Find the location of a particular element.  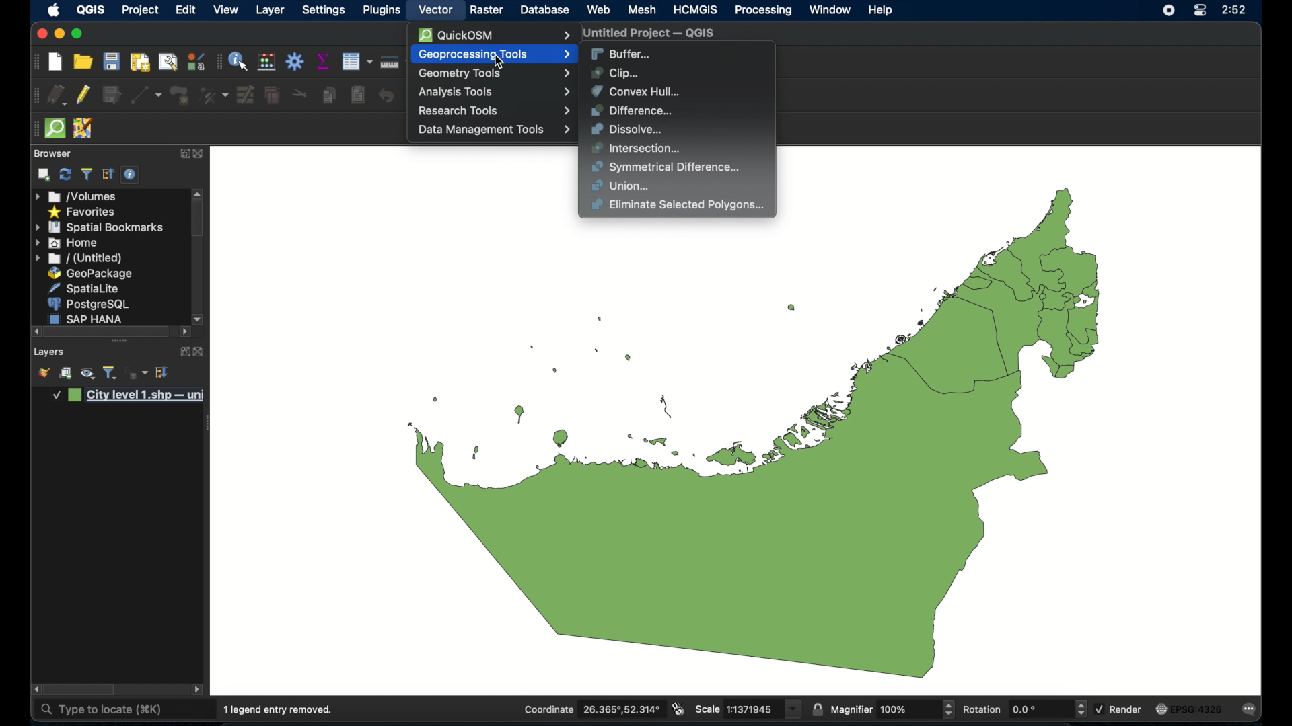

add group is located at coordinates (66, 374).